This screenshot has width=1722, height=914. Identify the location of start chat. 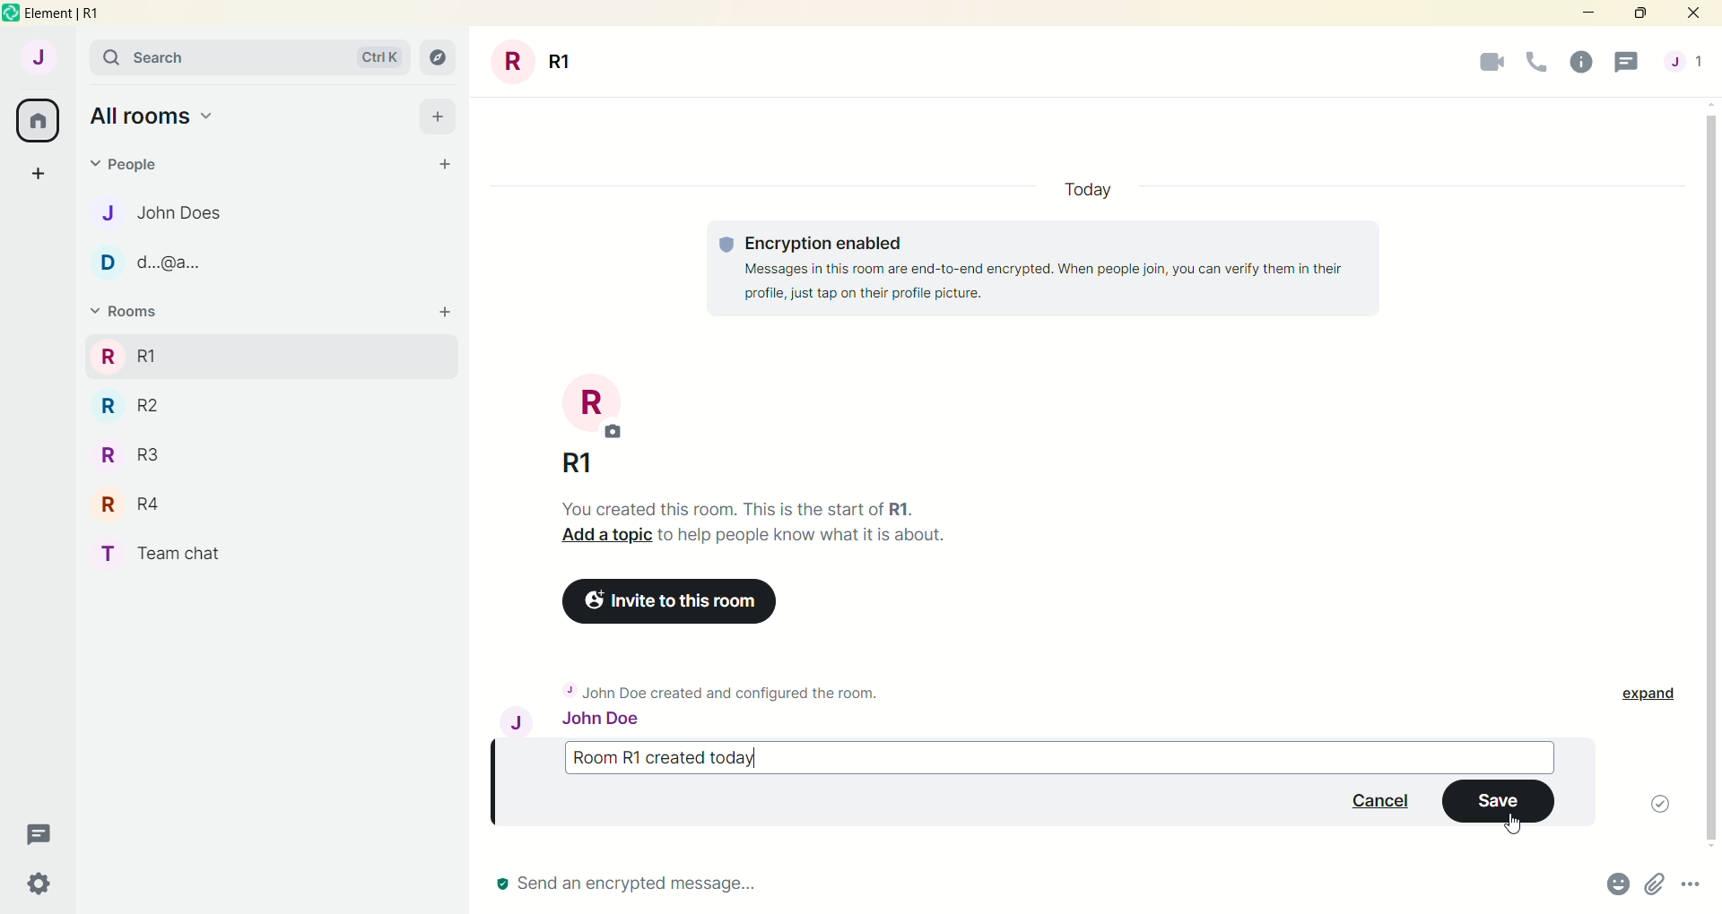
(439, 162).